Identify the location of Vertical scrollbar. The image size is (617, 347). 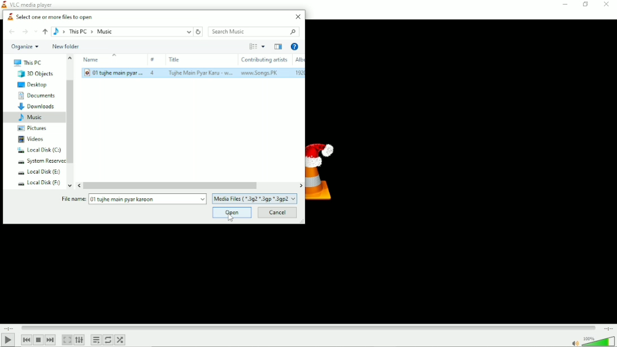
(71, 122).